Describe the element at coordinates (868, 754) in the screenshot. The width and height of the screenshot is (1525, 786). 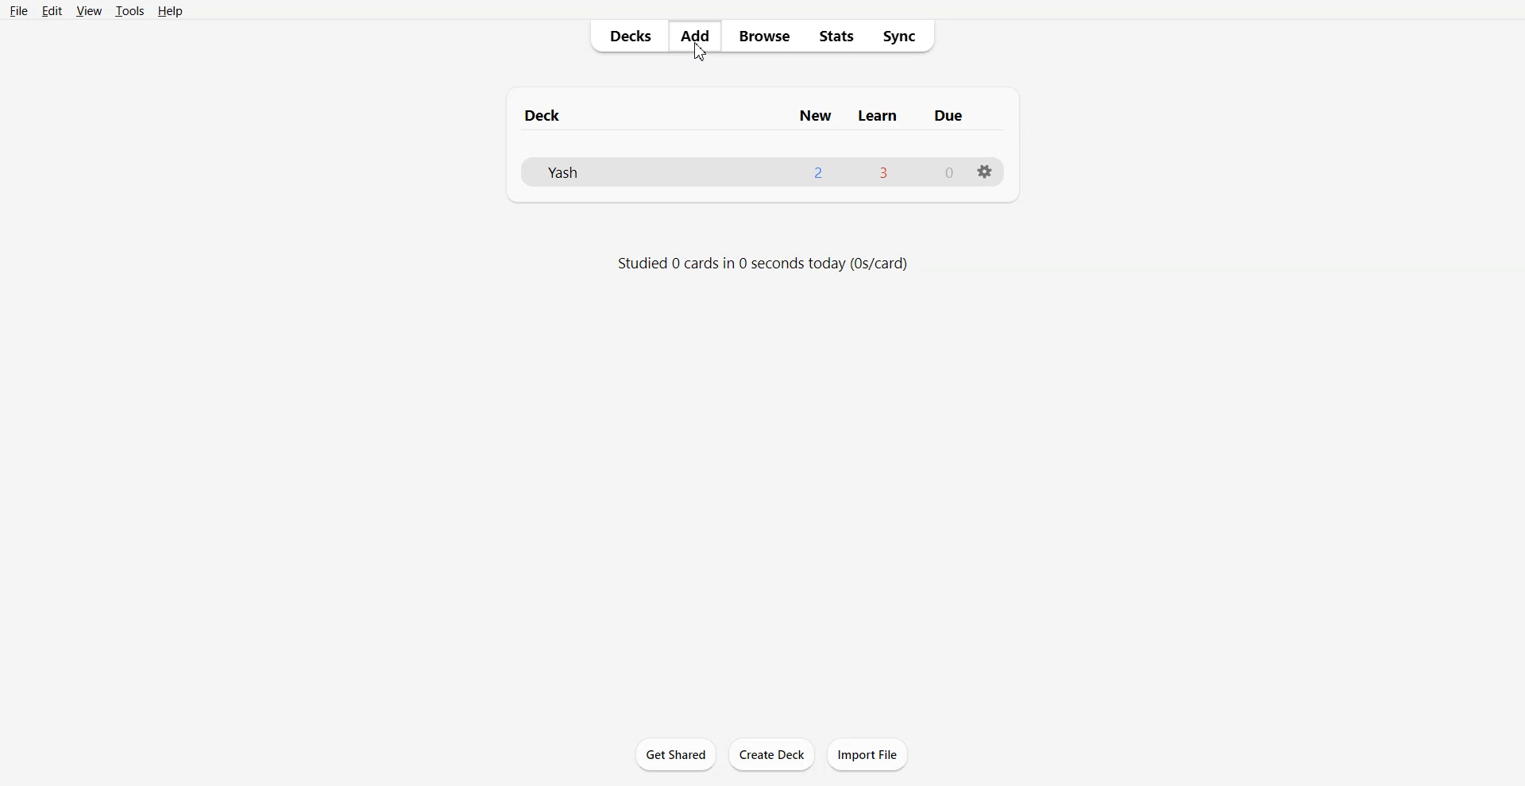
I see `Import File` at that location.